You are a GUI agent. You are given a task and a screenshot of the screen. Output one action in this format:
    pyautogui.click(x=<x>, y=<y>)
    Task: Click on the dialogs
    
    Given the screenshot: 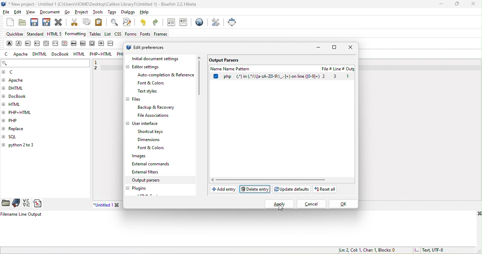 What is the action you would take?
    pyautogui.click(x=127, y=13)
    